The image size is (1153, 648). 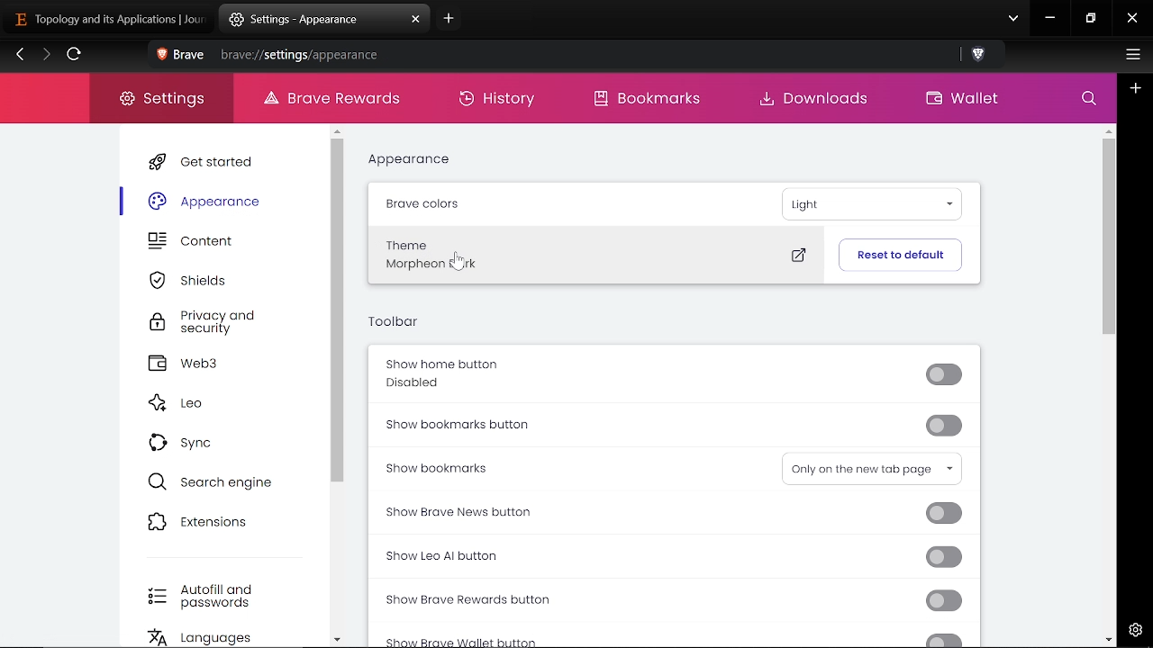 What do you see at coordinates (677, 425) in the screenshot?
I see `Show bookmarks button` at bounding box center [677, 425].